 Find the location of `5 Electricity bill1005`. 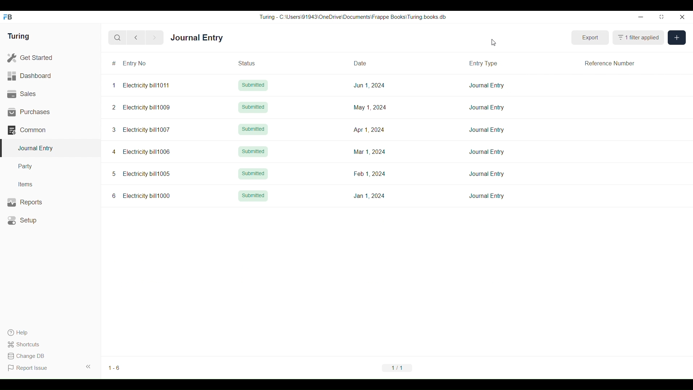

5 Electricity bill1005 is located at coordinates (141, 173).